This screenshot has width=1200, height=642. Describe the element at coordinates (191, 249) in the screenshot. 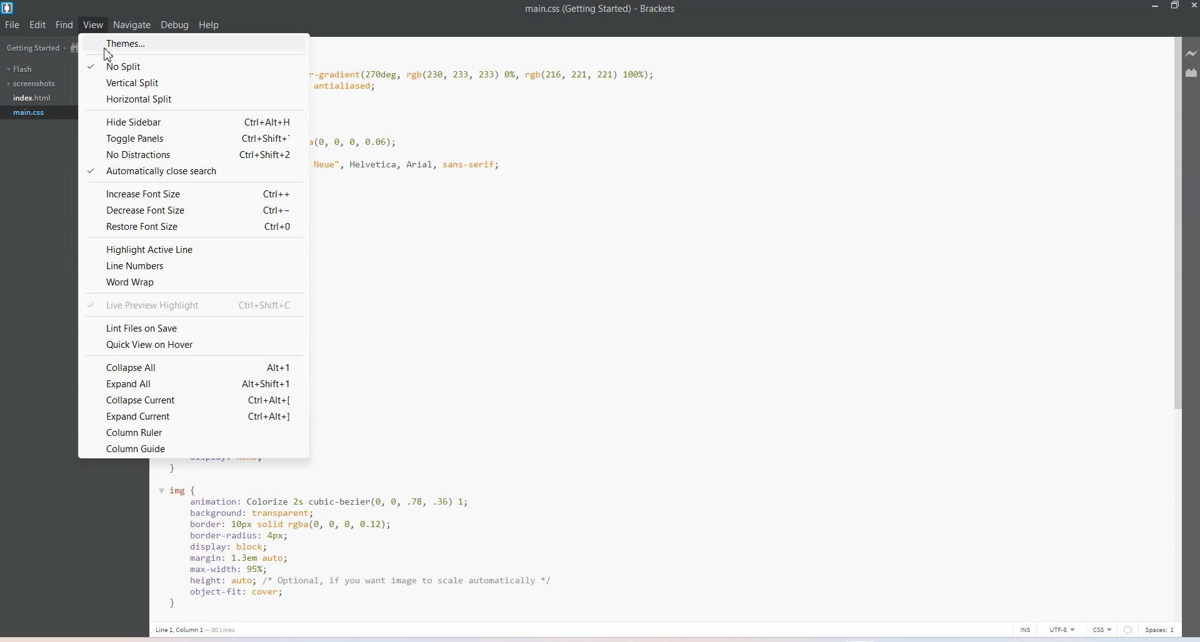

I see `Highlight active line` at that location.